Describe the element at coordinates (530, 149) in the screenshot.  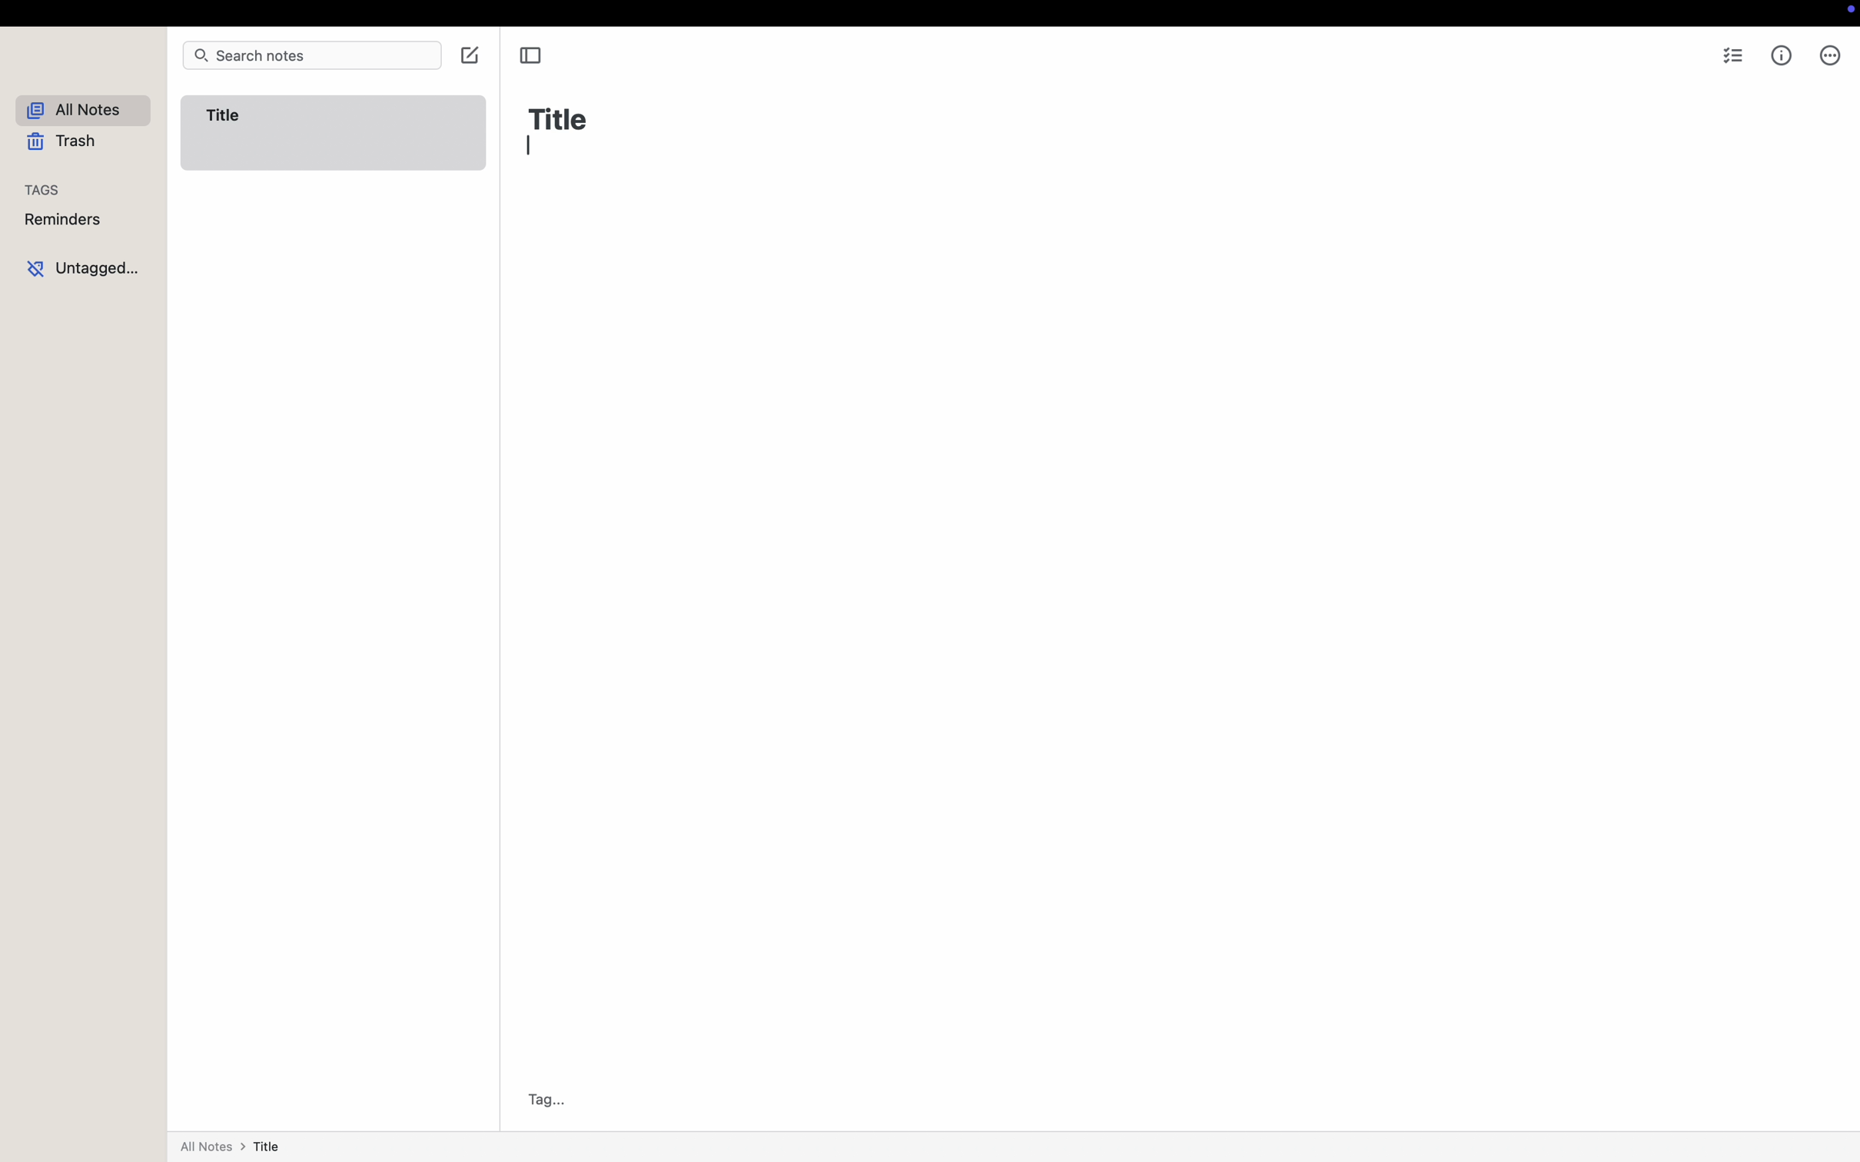
I see `Typing cursor` at that location.